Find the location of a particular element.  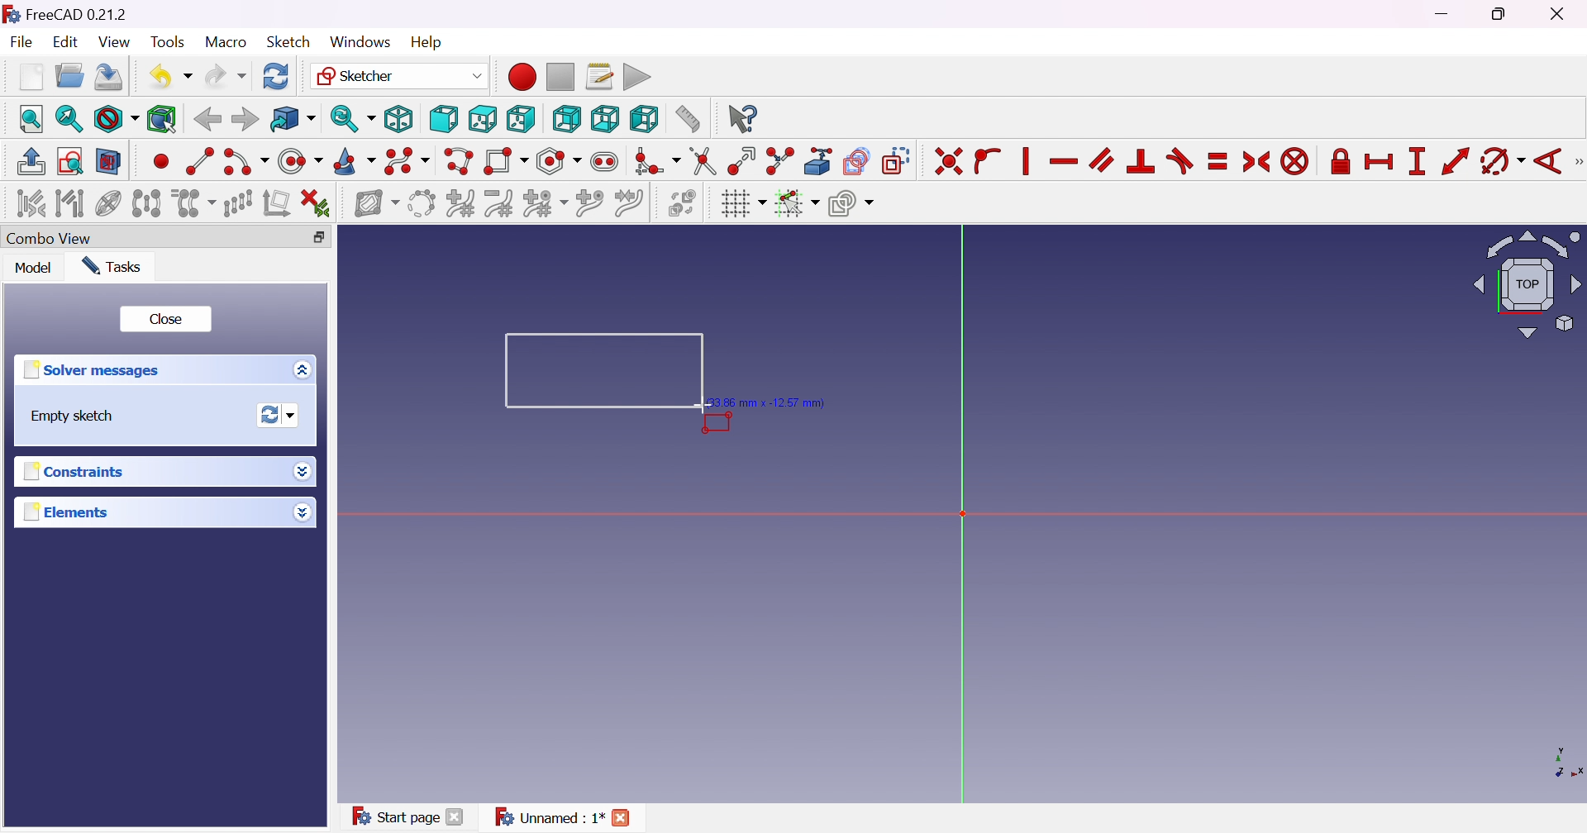

Go to linked object is located at coordinates (292, 118).